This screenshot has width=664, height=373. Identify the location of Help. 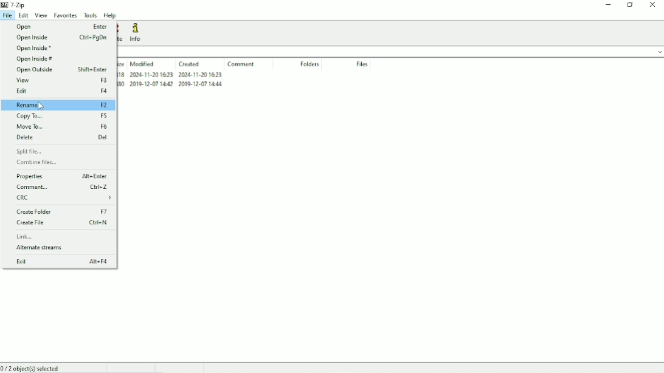
(111, 16).